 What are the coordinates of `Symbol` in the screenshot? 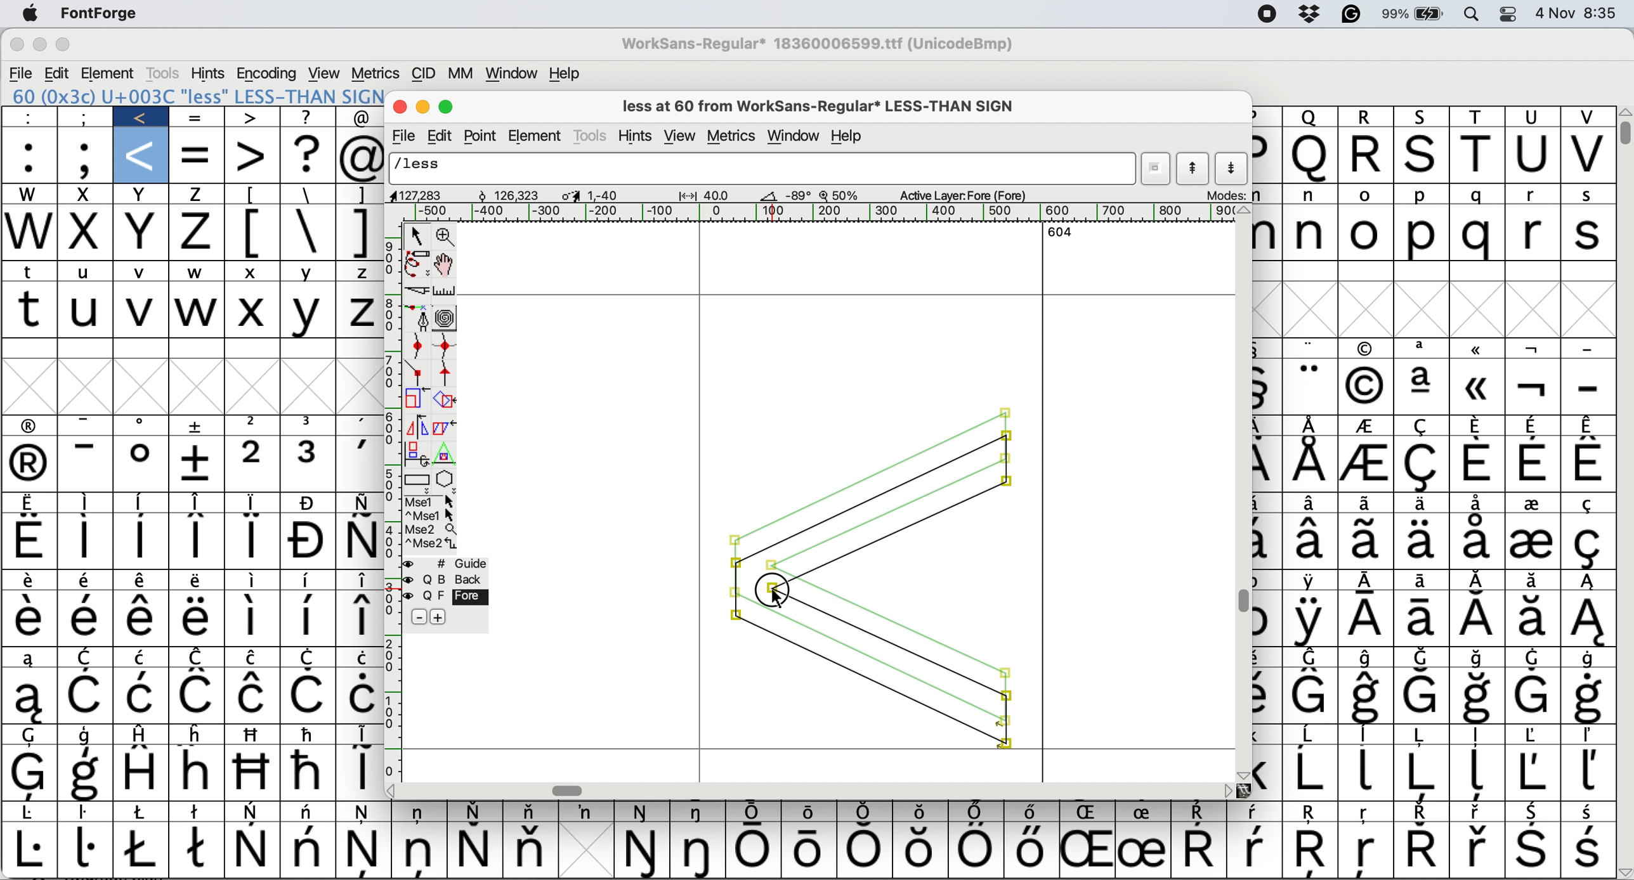 It's located at (1479, 464).